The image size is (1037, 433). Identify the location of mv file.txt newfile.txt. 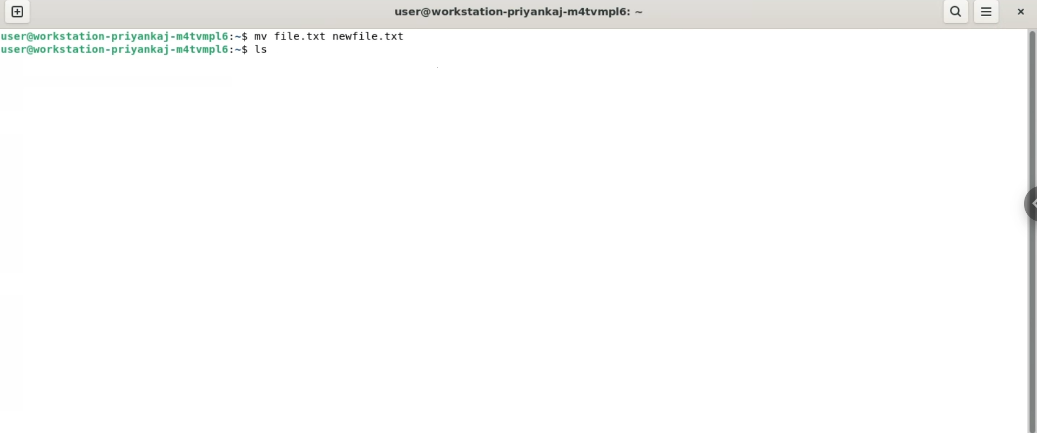
(331, 37).